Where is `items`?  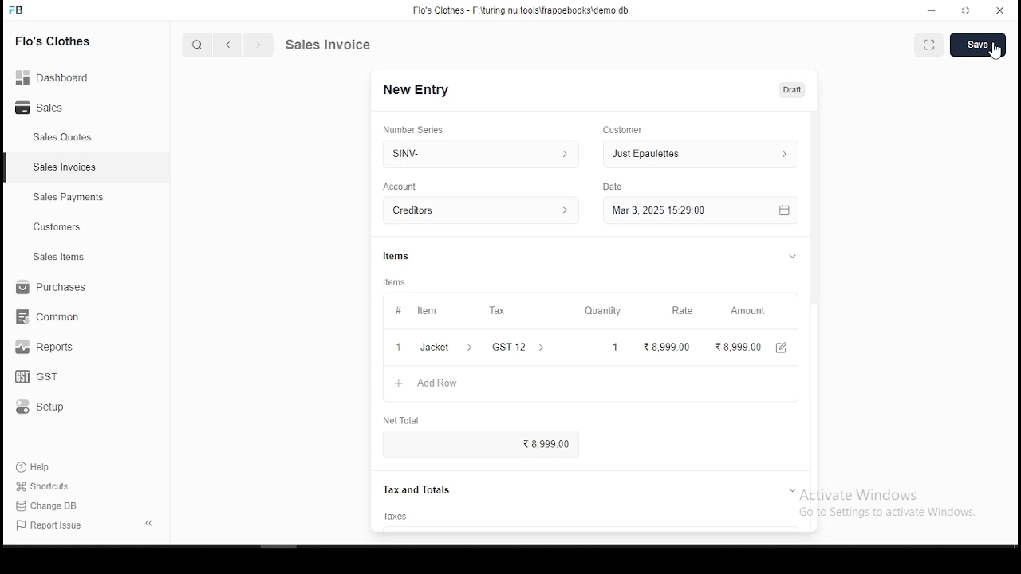
items is located at coordinates (397, 281).